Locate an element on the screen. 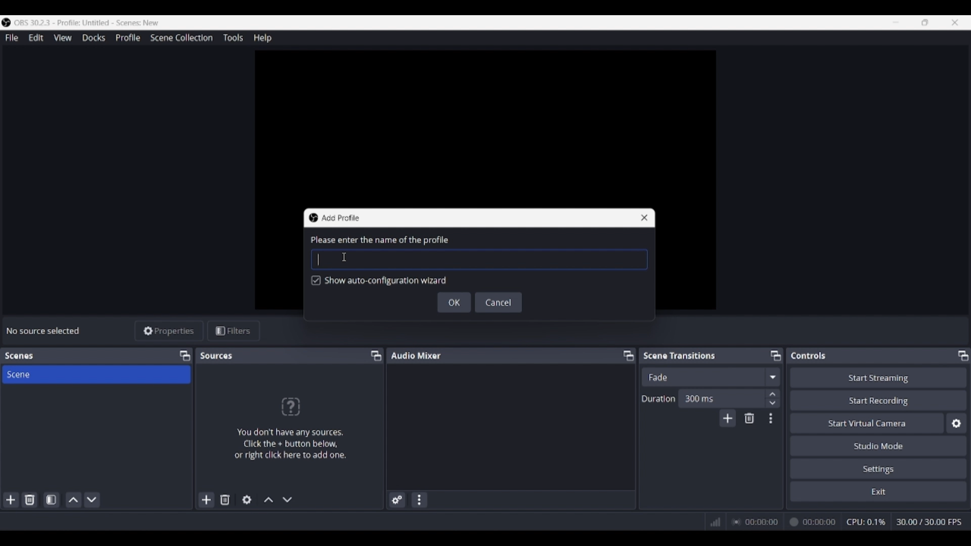  Edit menu is located at coordinates (35, 38).